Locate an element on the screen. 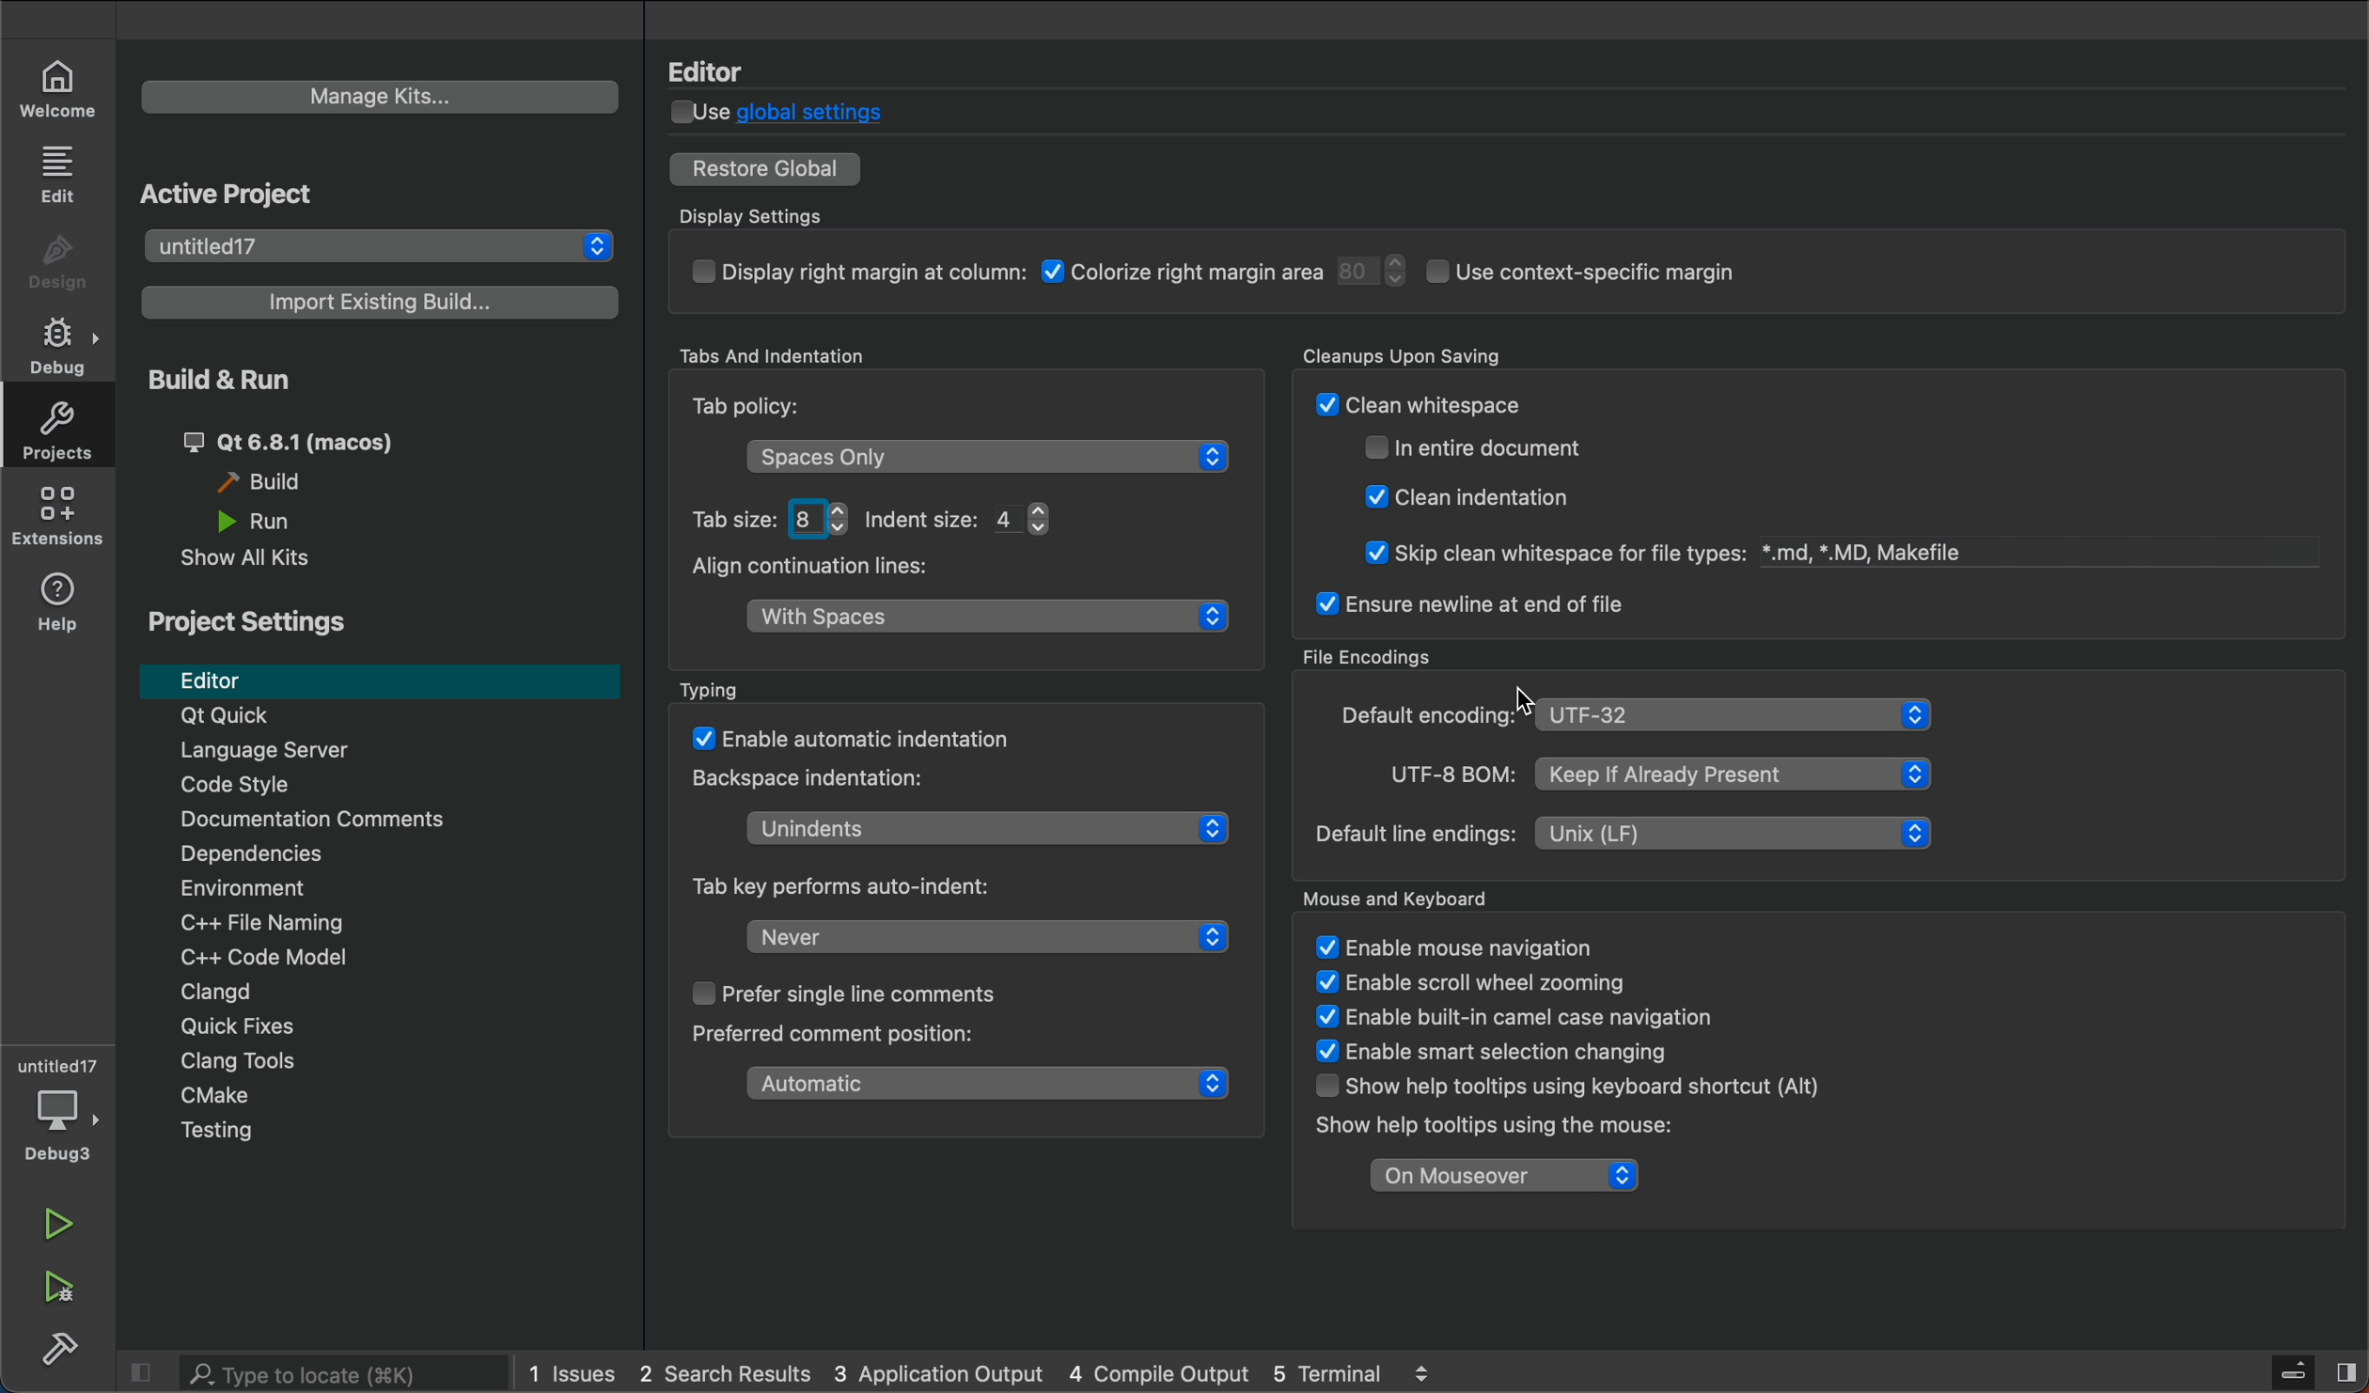 The image size is (2369, 1393). mouse and keyboard settings is located at coordinates (1442, 946).